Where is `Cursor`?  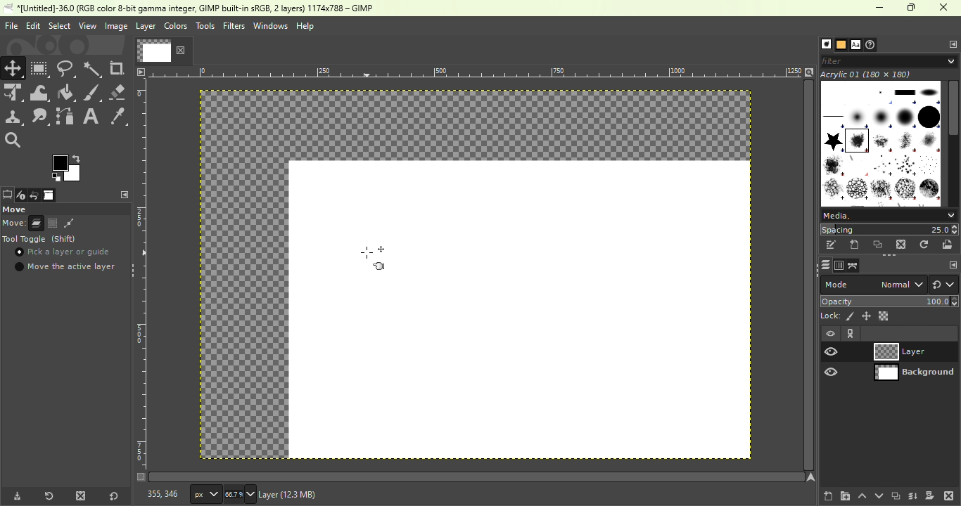
Cursor is located at coordinates (20, 254).